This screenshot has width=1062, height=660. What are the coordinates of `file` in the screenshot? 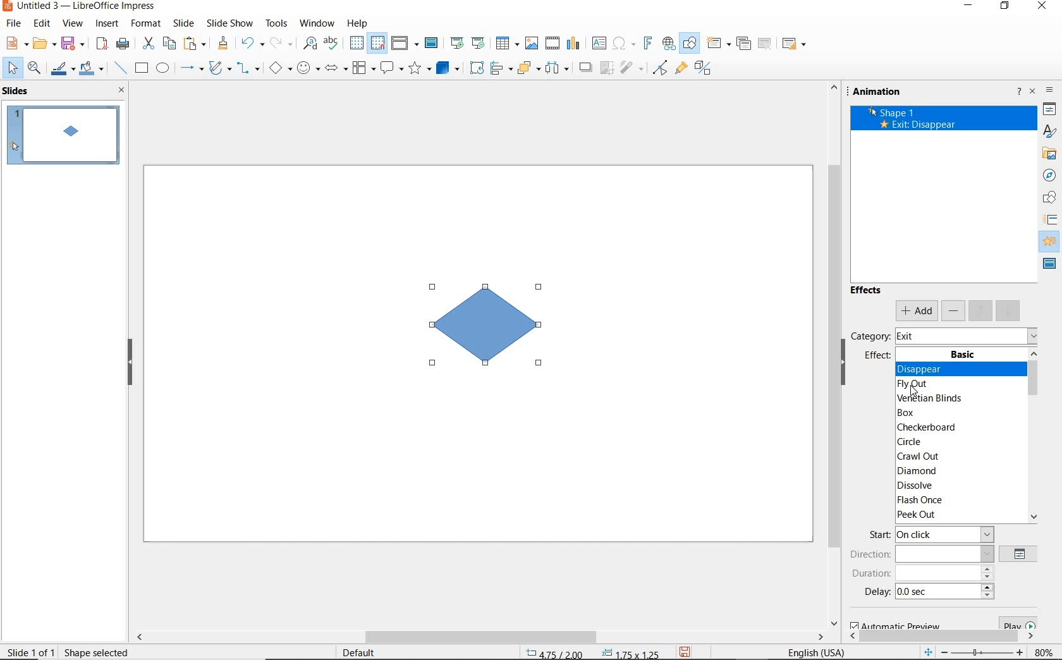 It's located at (15, 23).